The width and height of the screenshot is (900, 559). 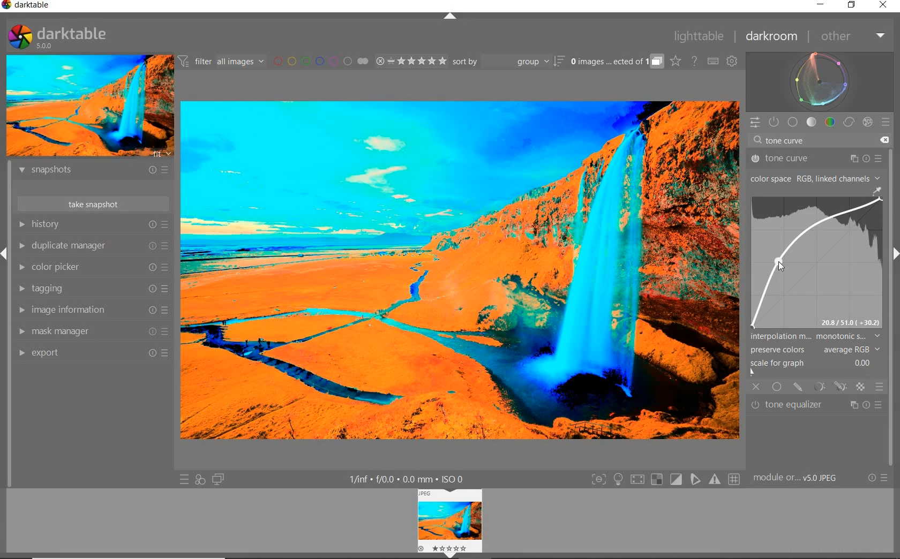 I want to click on Expand/Collapse, so click(x=5, y=252).